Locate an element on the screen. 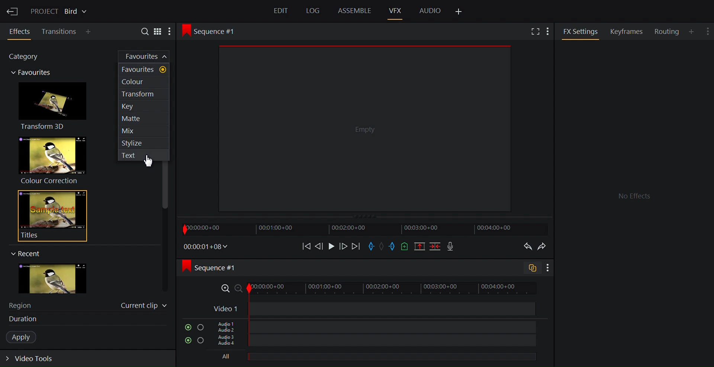 Image resolution: width=714 pixels, height=367 pixels. Toggle between list and tile view is located at coordinates (158, 31).